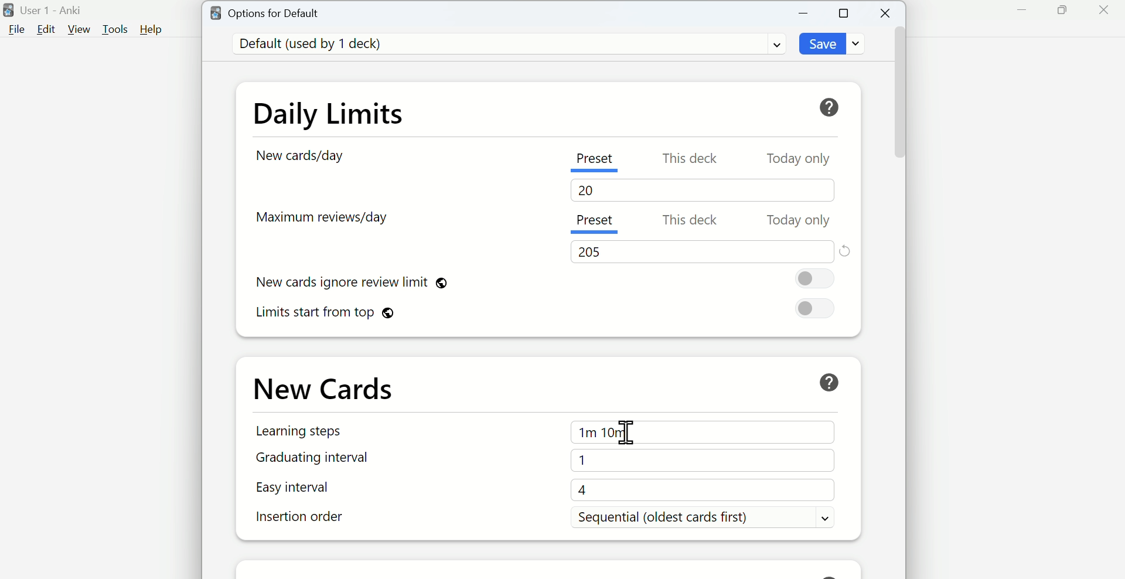 This screenshot has width=1125, height=579. Describe the element at coordinates (798, 159) in the screenshot. I see `Today  only` at that location.